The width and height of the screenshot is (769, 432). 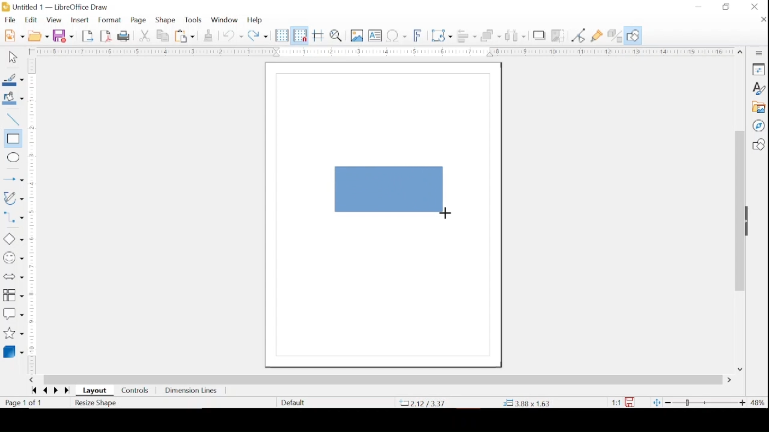 I want to click on page, so click(x=139, y=20).